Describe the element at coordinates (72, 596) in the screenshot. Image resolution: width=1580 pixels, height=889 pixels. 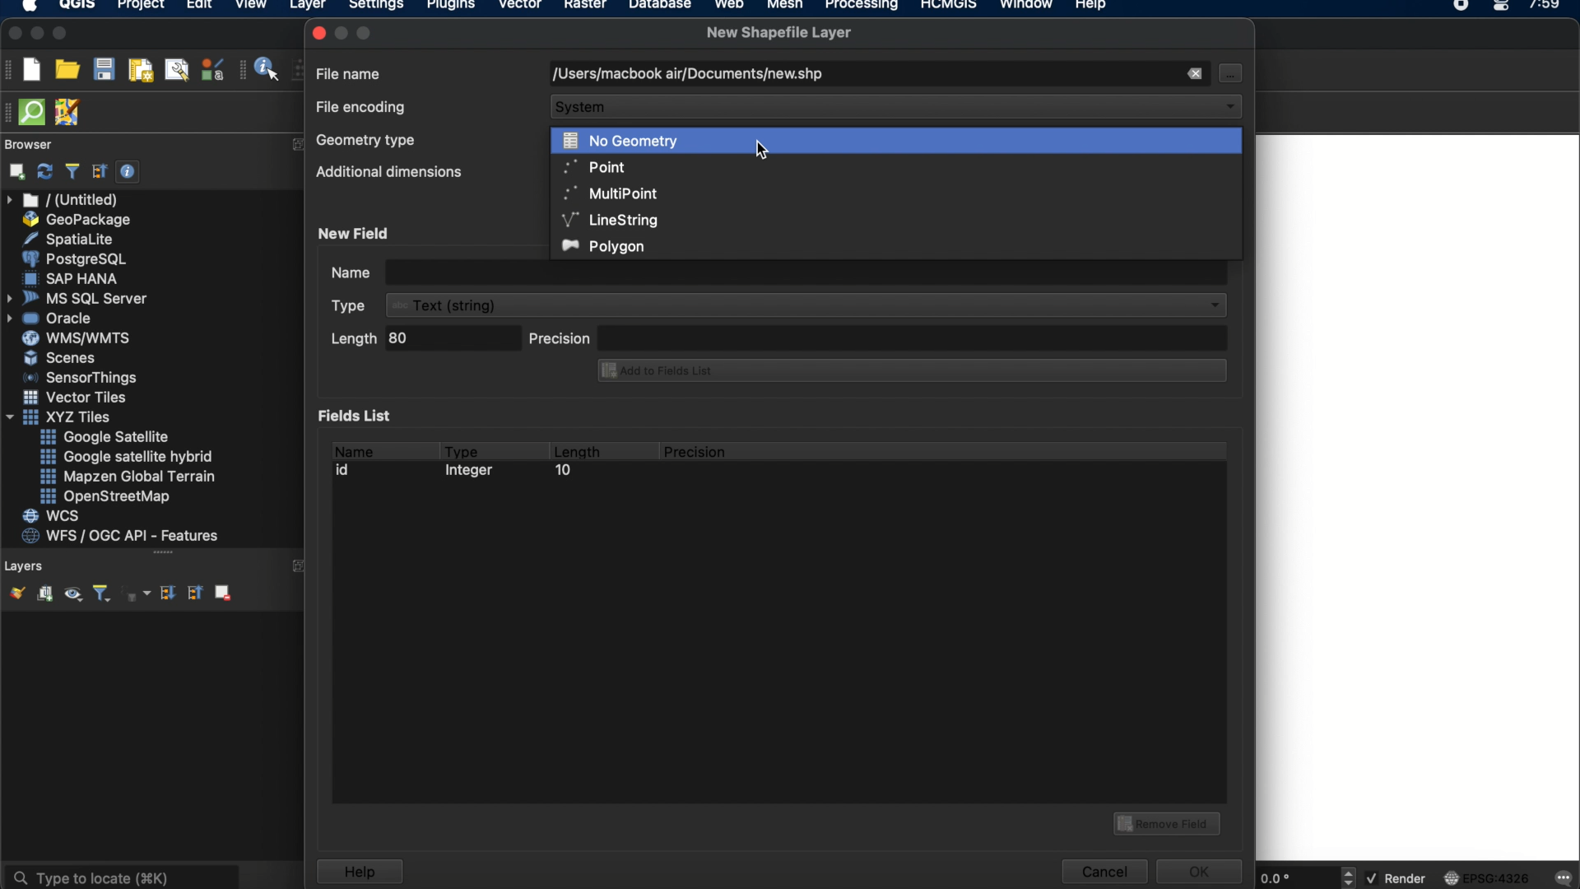
I see `manage map themes` at that location.